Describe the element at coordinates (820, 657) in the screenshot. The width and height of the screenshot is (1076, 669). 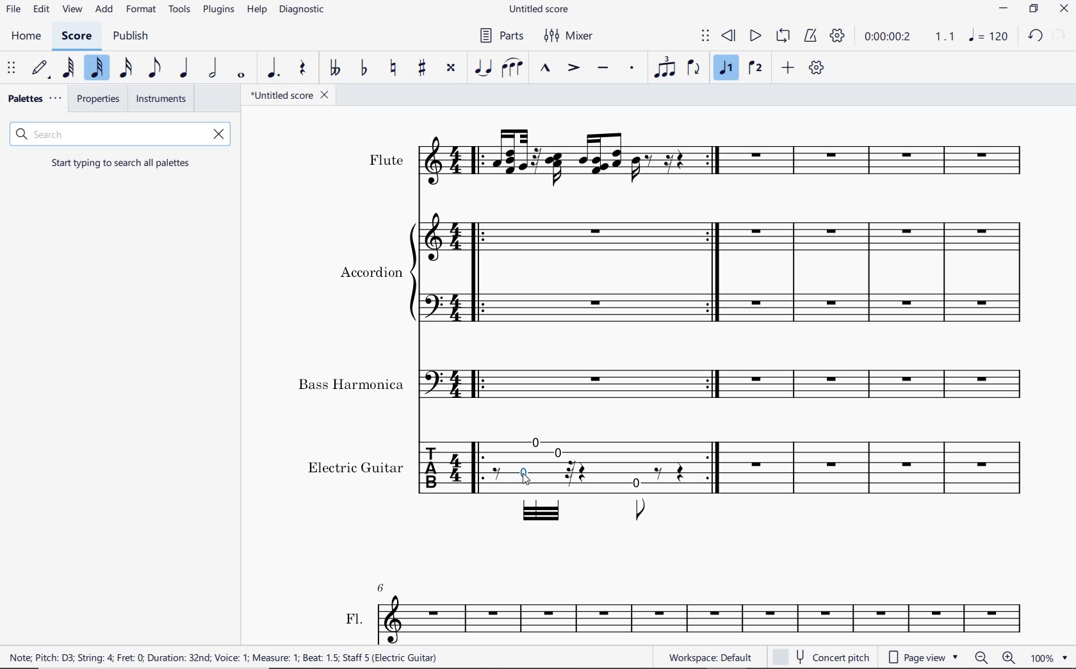
I see `concert pitch` at that location.